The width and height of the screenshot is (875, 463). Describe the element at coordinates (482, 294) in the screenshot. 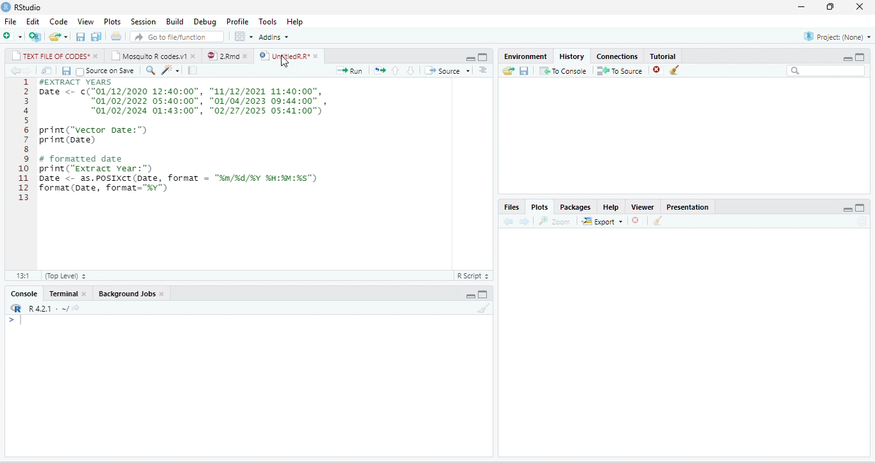

I see `maximize` at that location.